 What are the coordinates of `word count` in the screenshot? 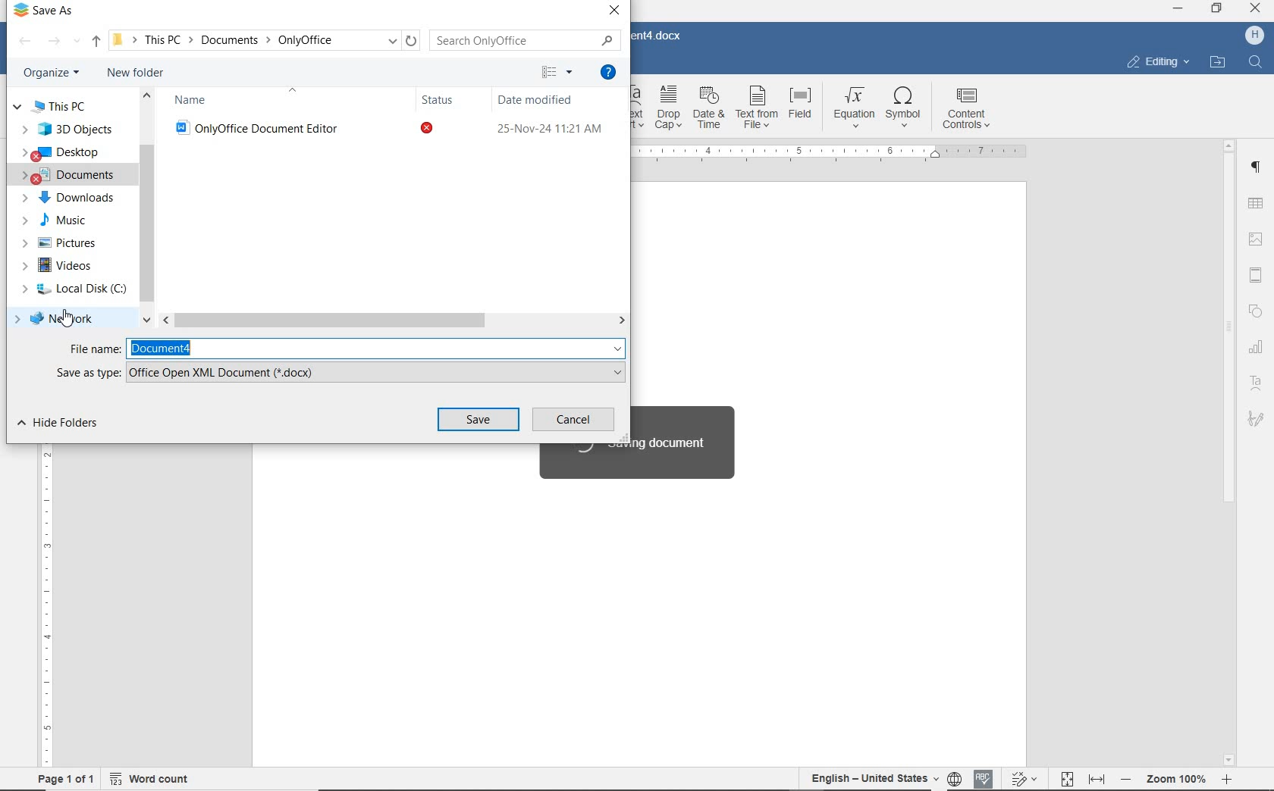 It's located at (149, 780).